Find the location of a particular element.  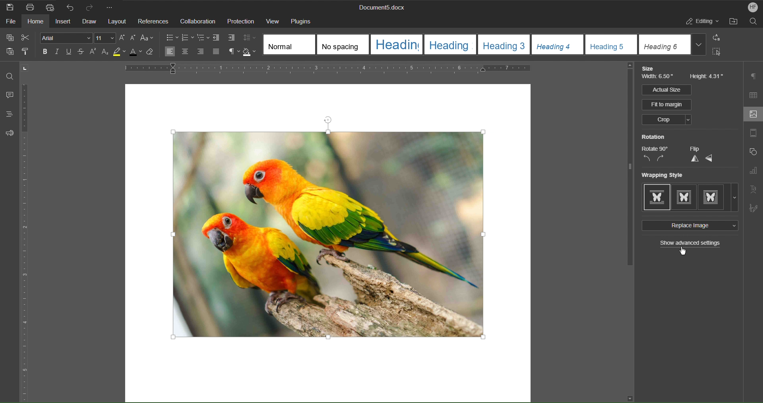

Crop is located at coordinates (666, 120).